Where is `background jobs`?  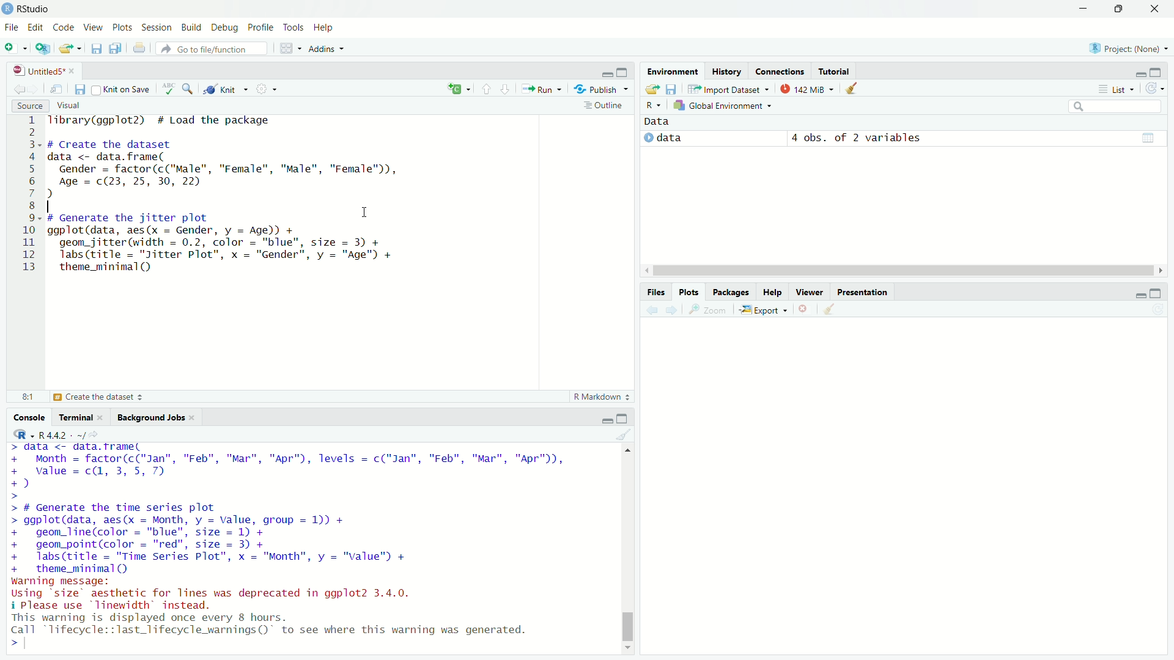
background jobs is located at coordinates (152, 416).